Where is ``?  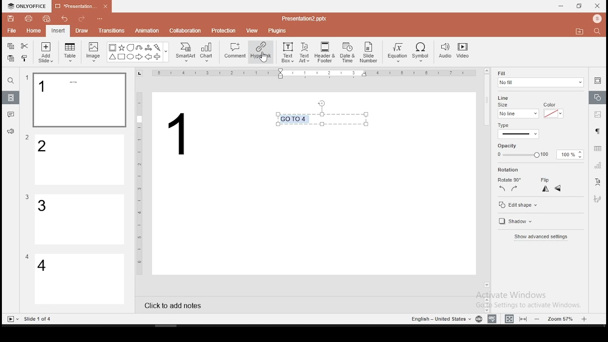
 is located at coordinates (38, 319).